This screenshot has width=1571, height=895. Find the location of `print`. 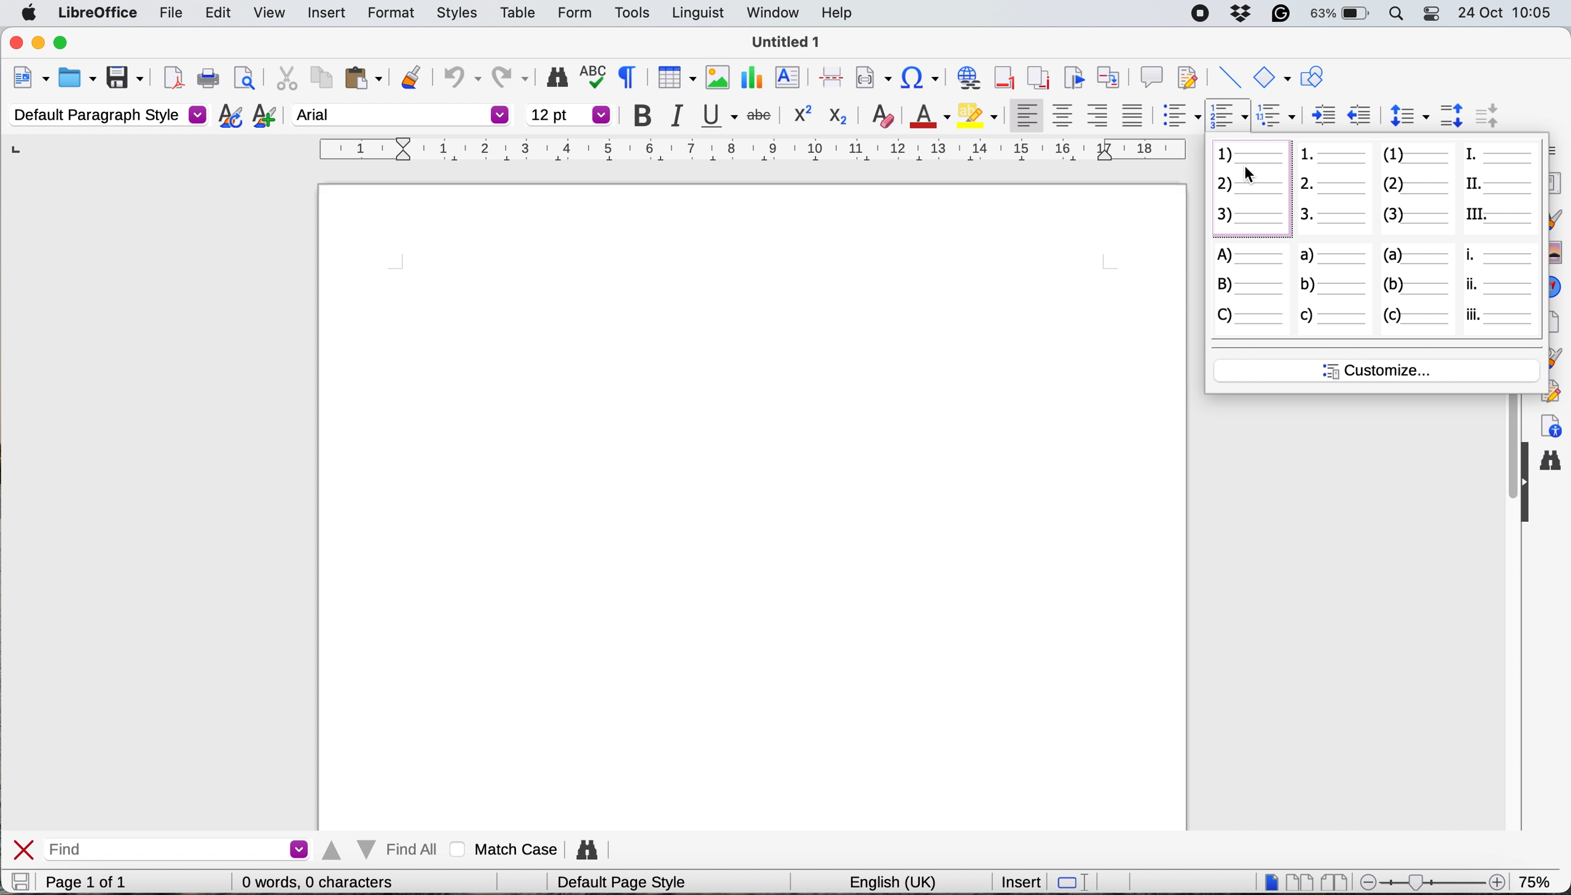

print is located at coordinates (210, 79).